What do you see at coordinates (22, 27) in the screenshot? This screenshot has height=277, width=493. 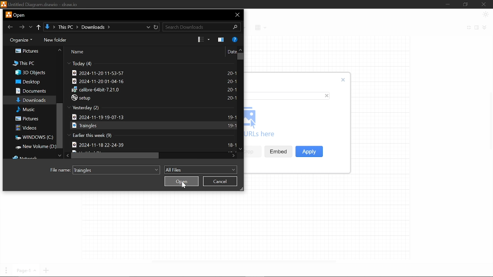 I see `Go forward` at bounding box center [22, 27].